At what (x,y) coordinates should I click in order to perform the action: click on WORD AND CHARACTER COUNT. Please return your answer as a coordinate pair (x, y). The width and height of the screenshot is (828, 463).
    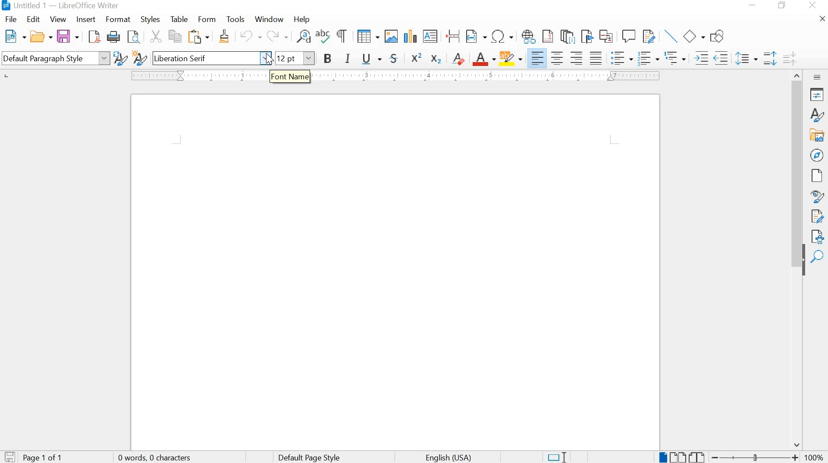
    Looking at the image, I should click on (157, 458).